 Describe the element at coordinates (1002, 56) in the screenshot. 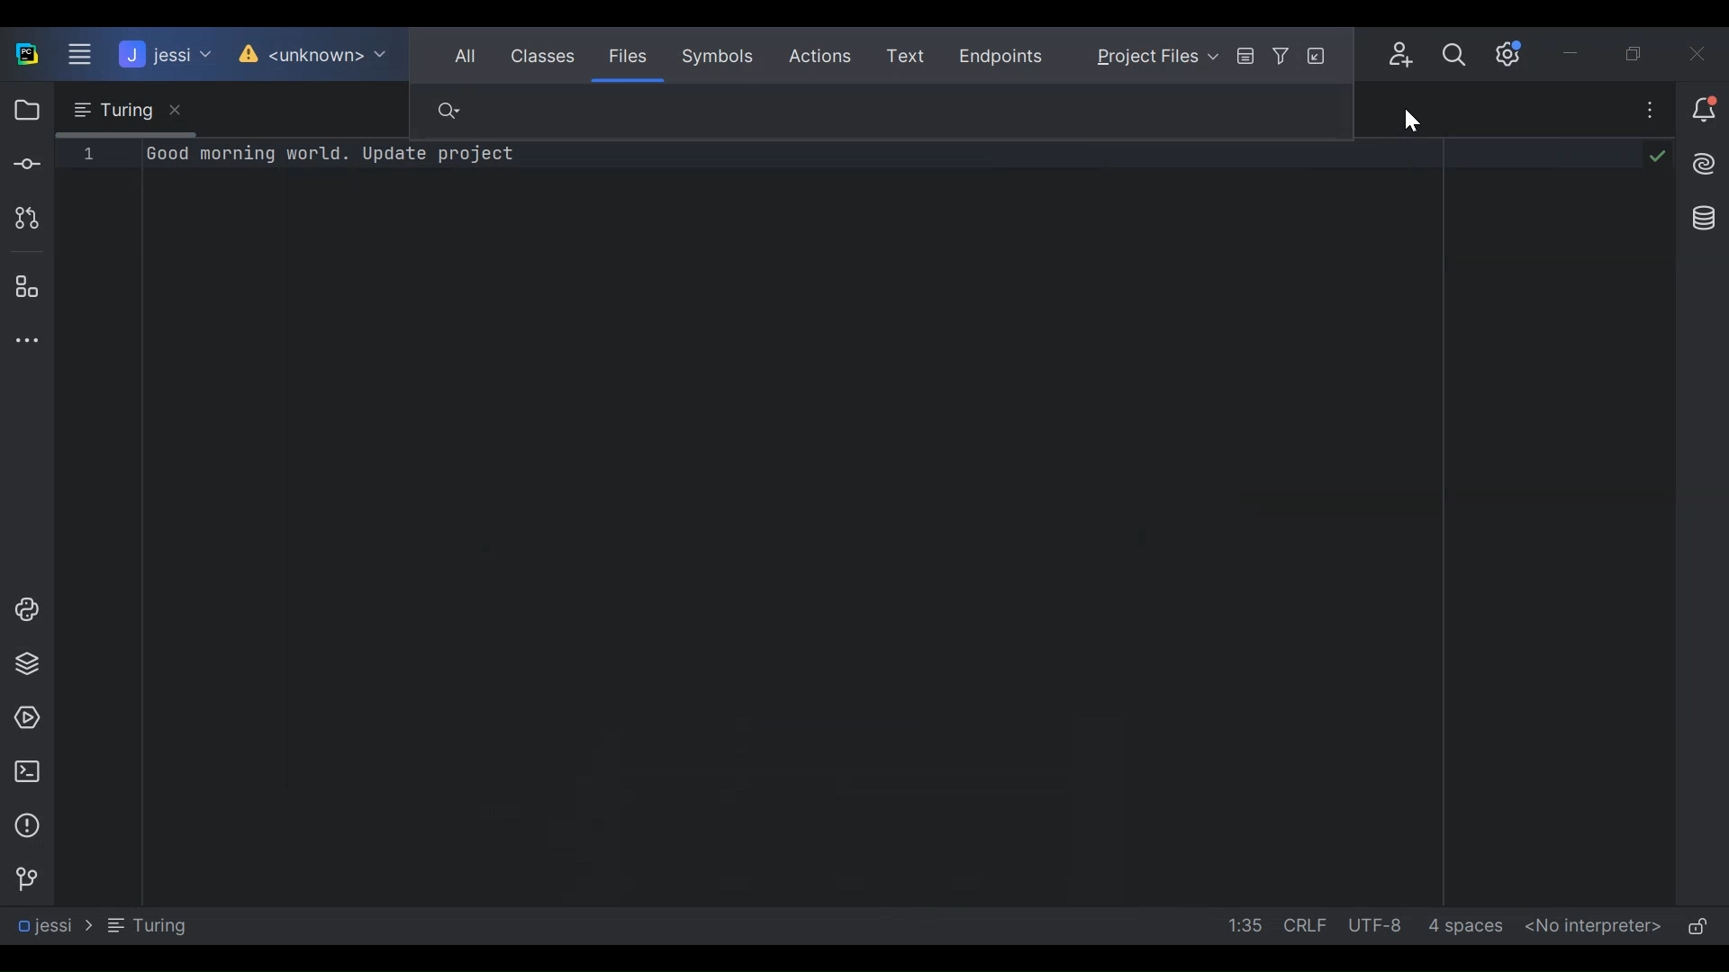

I see `Endpoints` at that location.